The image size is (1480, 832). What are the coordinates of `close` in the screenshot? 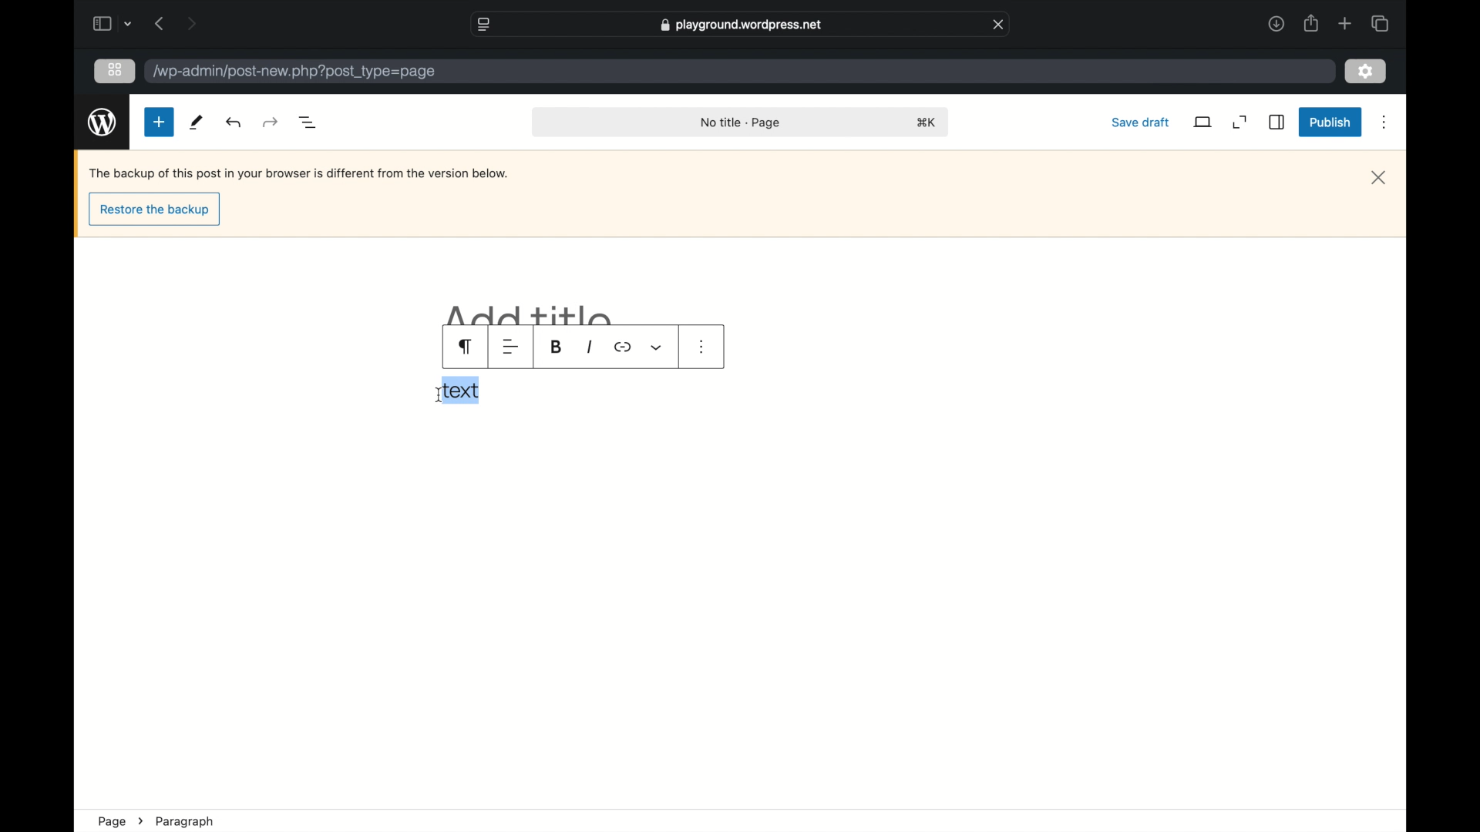 It's located at (999, 23).